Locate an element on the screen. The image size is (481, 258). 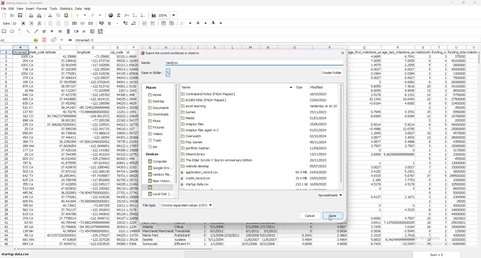
background is located at coordinates (217, 23).